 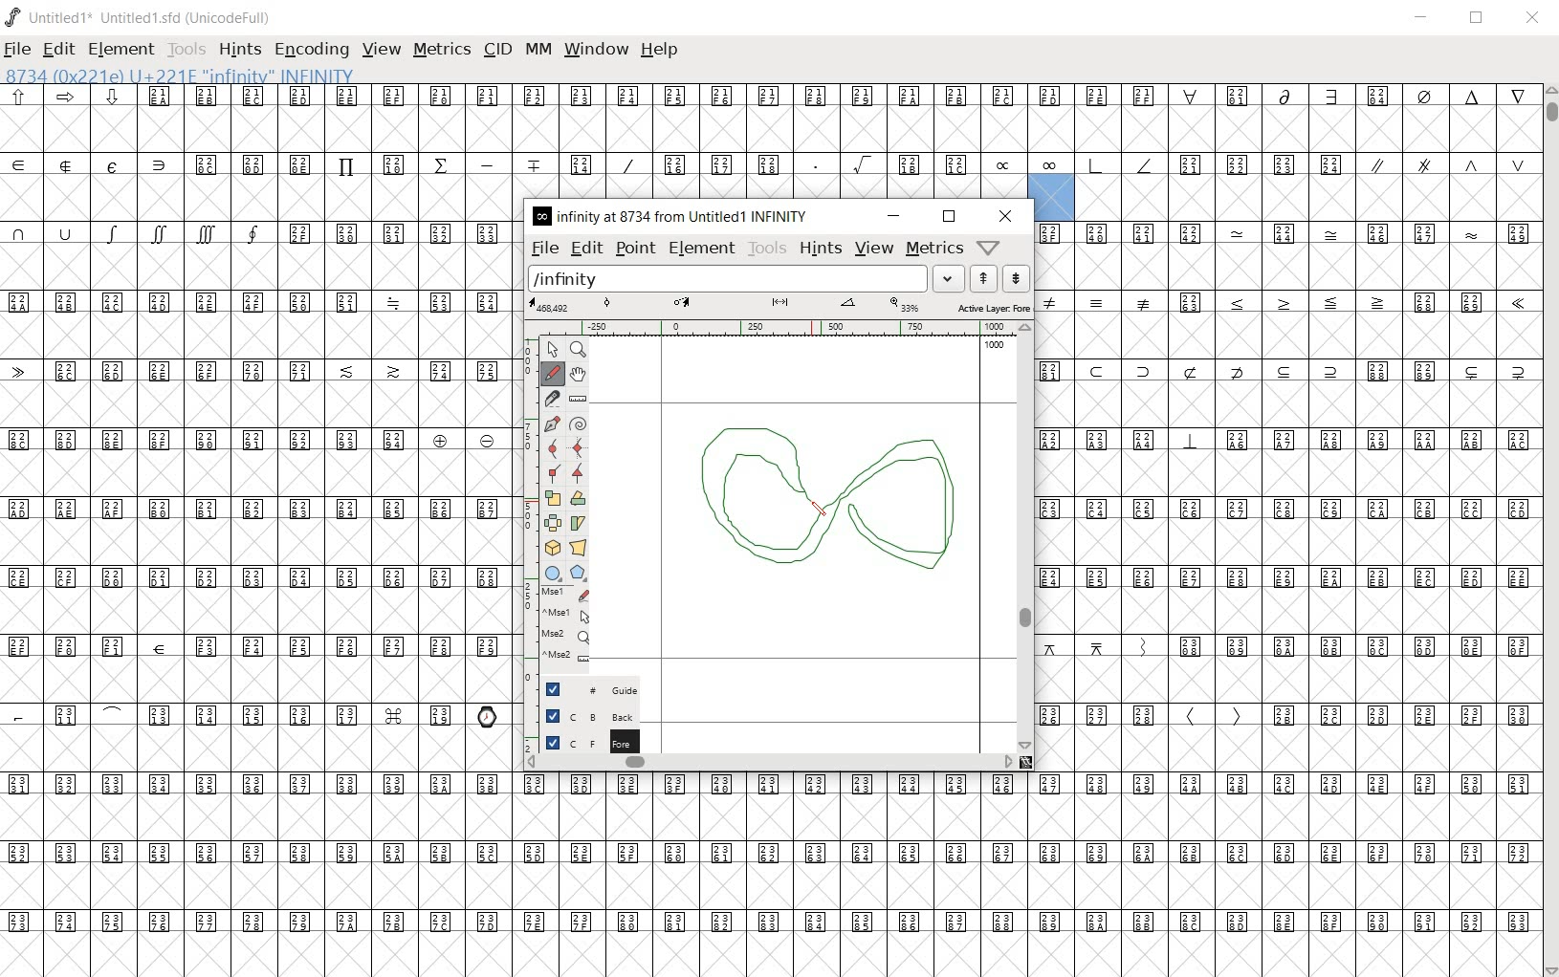 What do you see at coordinates (260, 680) in the screenshot?
I see `empty glyph slots` at bounding box center [260, 680].